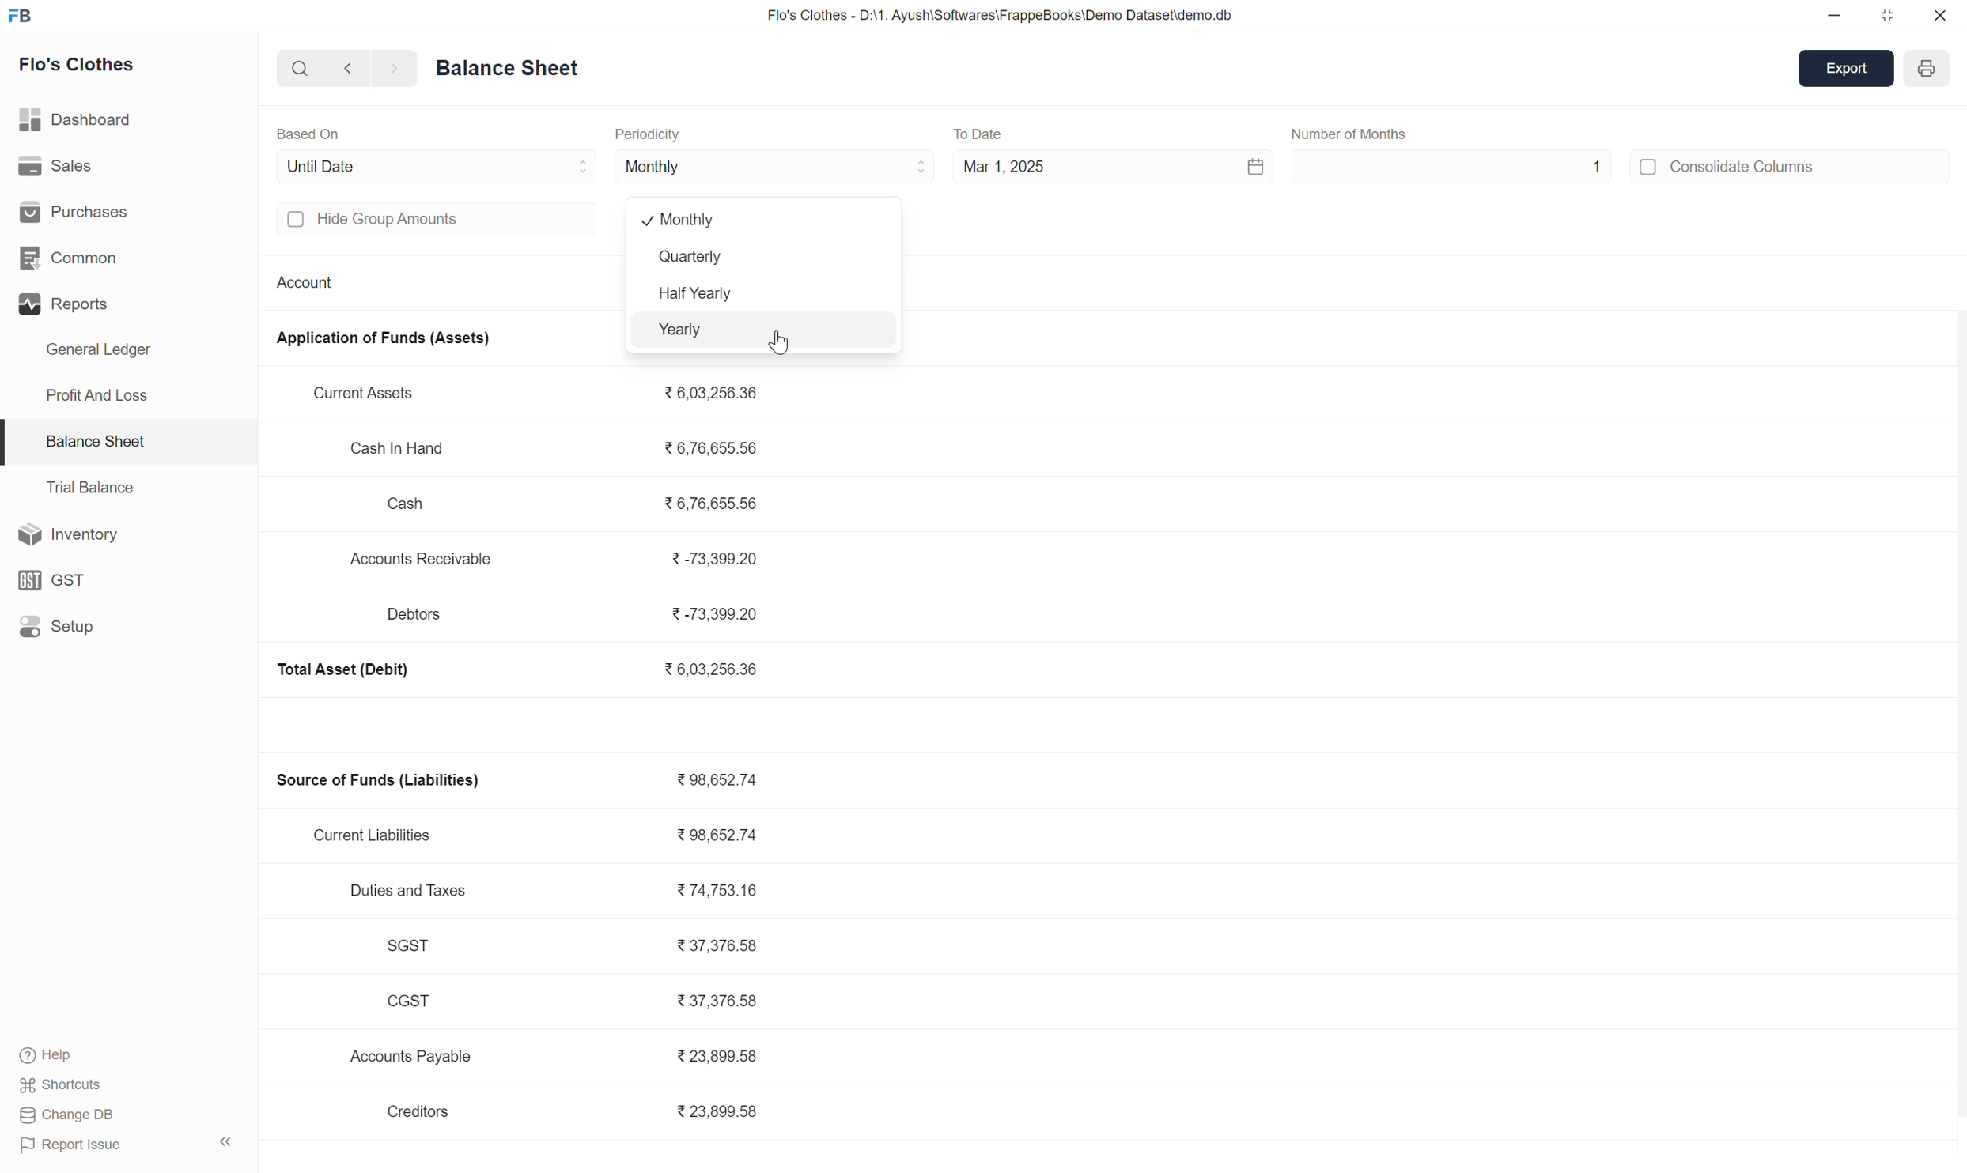  Describe the element at coordinates (1110, 169) in the screenshot. I see `Mar 1, 2025 ` at that location.